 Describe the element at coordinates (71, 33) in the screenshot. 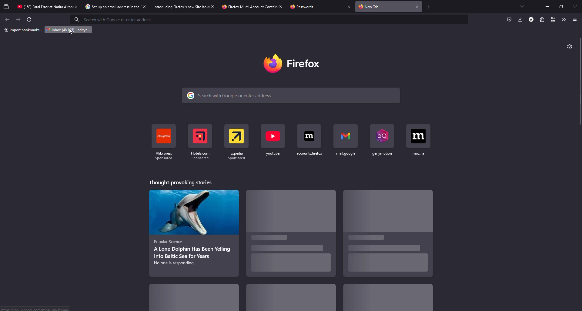

I see `cursor` at that location.